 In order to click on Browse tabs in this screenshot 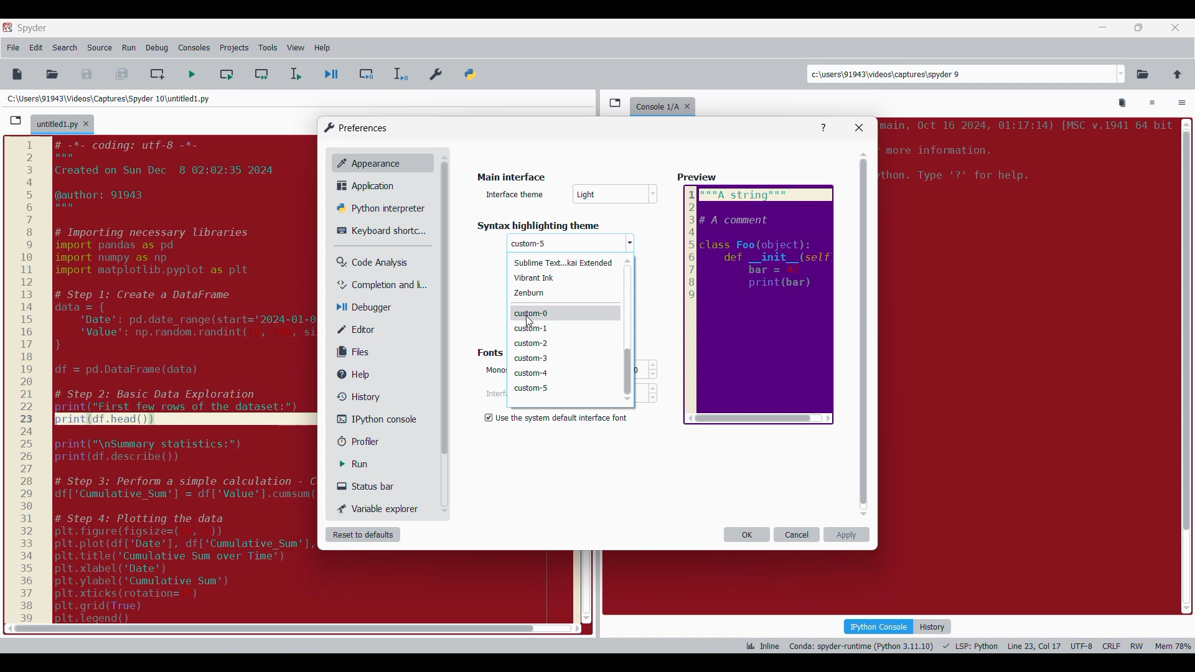, I will do `click(16, 121)`.